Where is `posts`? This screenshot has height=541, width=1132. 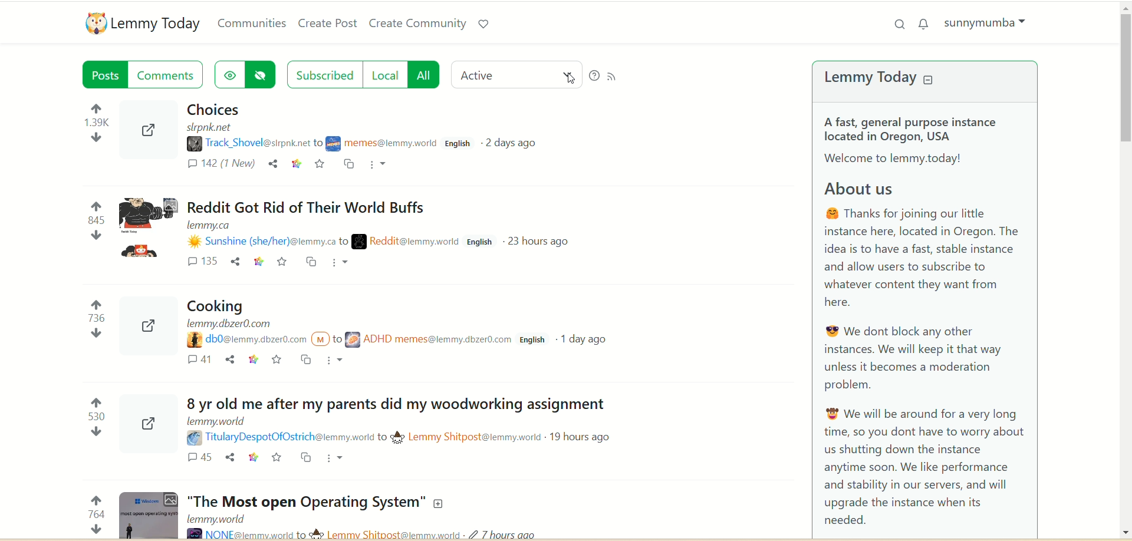
posts is located at coordinates (107, 77).